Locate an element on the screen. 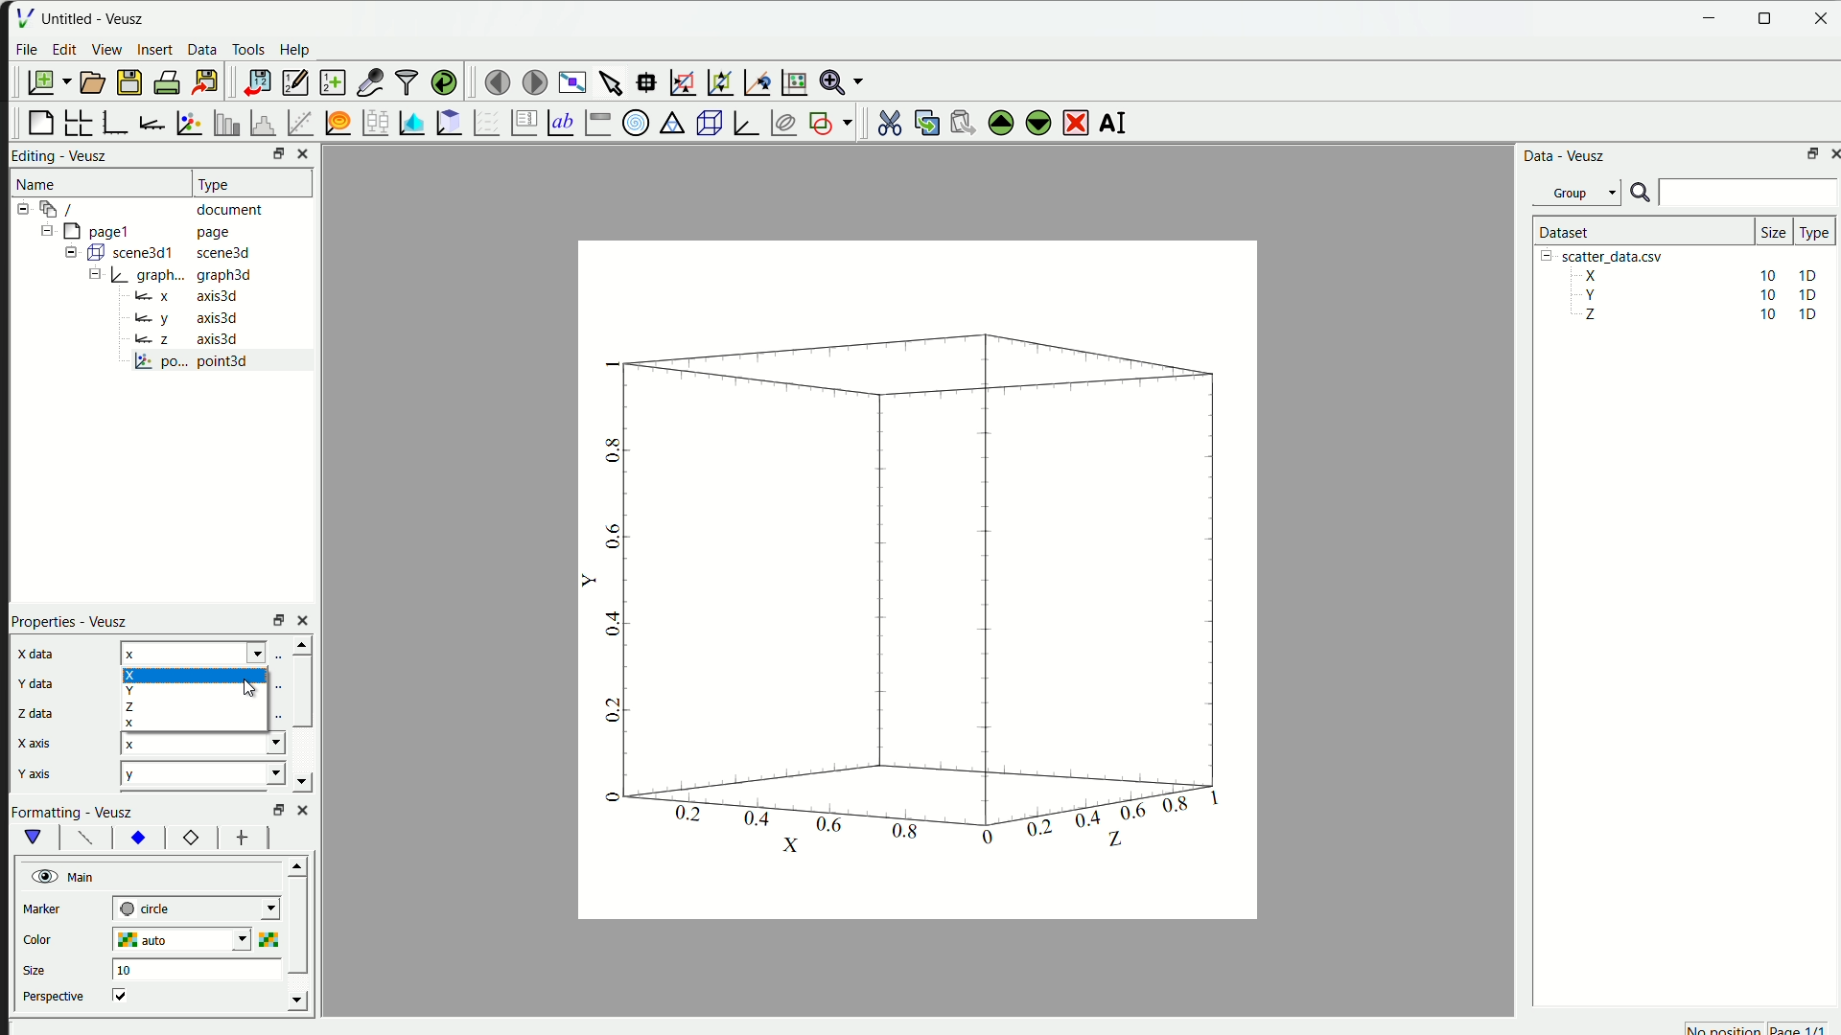 The image size is (1841, 1035). Zoom menu is located at coordinates (840, 81).